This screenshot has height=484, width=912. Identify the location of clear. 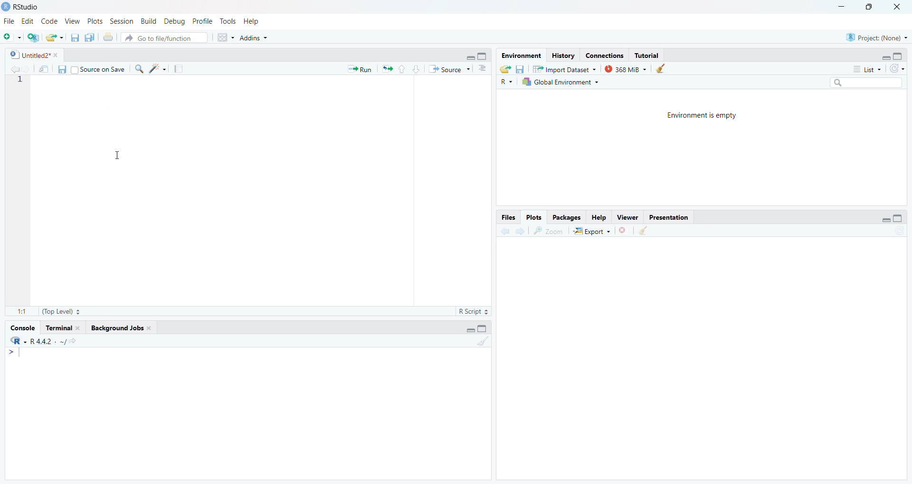
(483, 344).